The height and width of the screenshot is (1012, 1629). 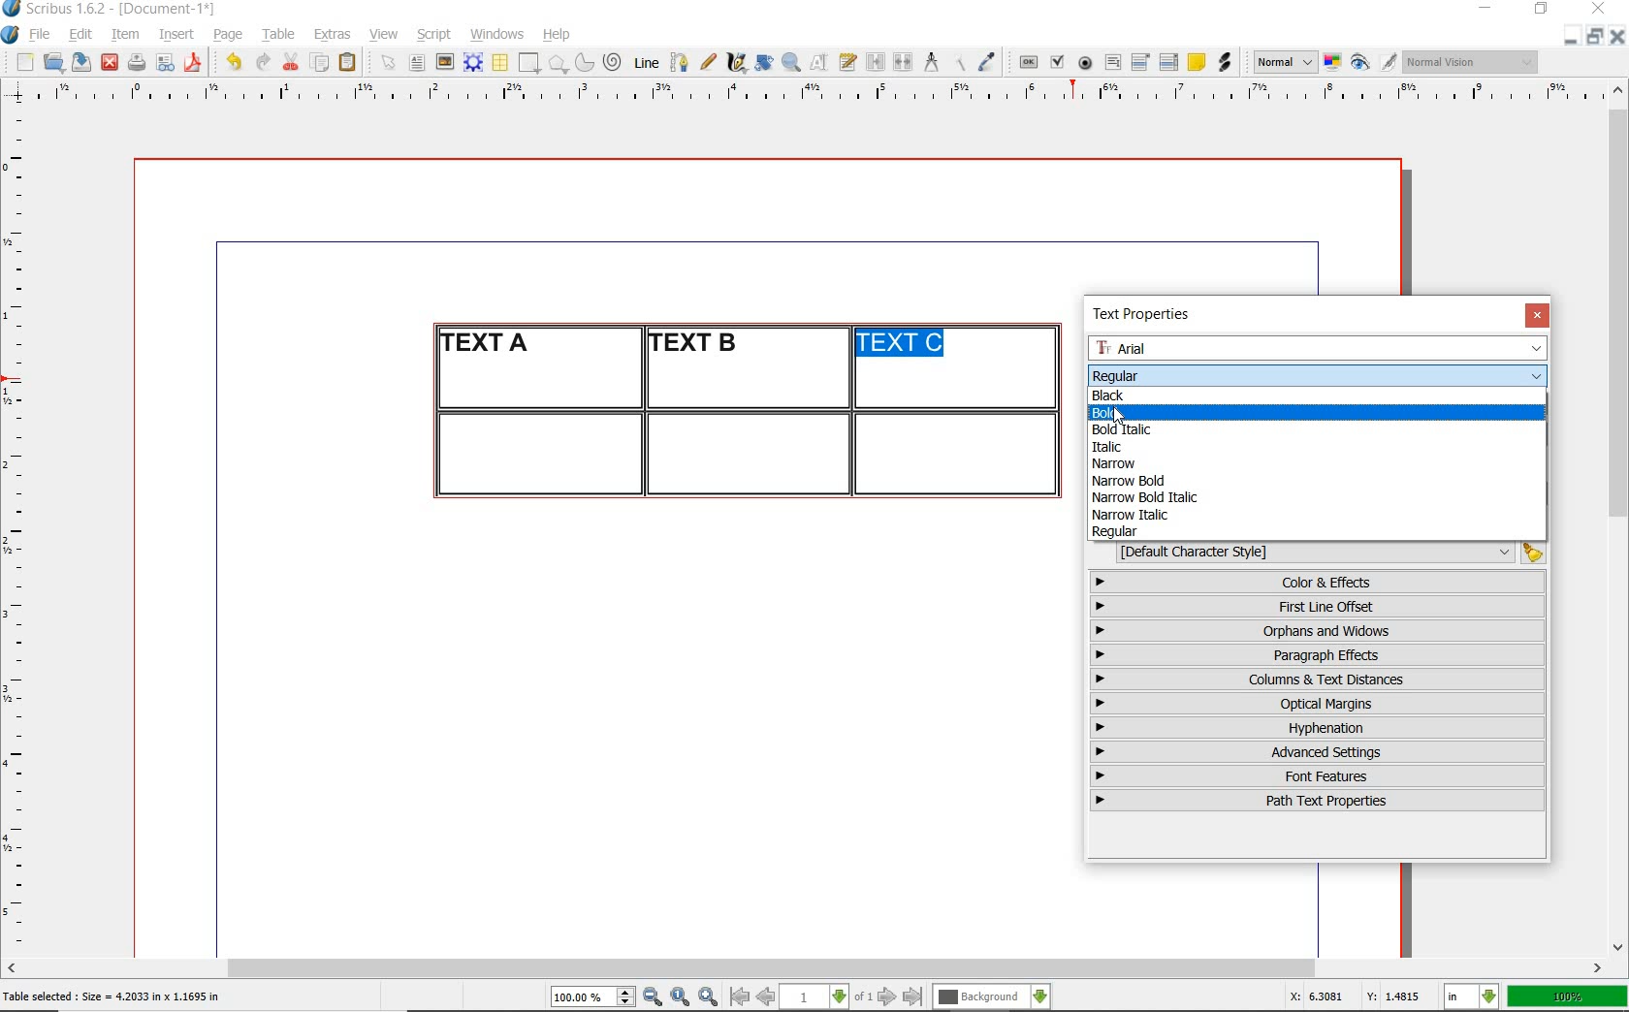 What do you see at coordinates (1029, 63) in the screenshot?
I see `pdf push button` at bounding box center [1029, 63].